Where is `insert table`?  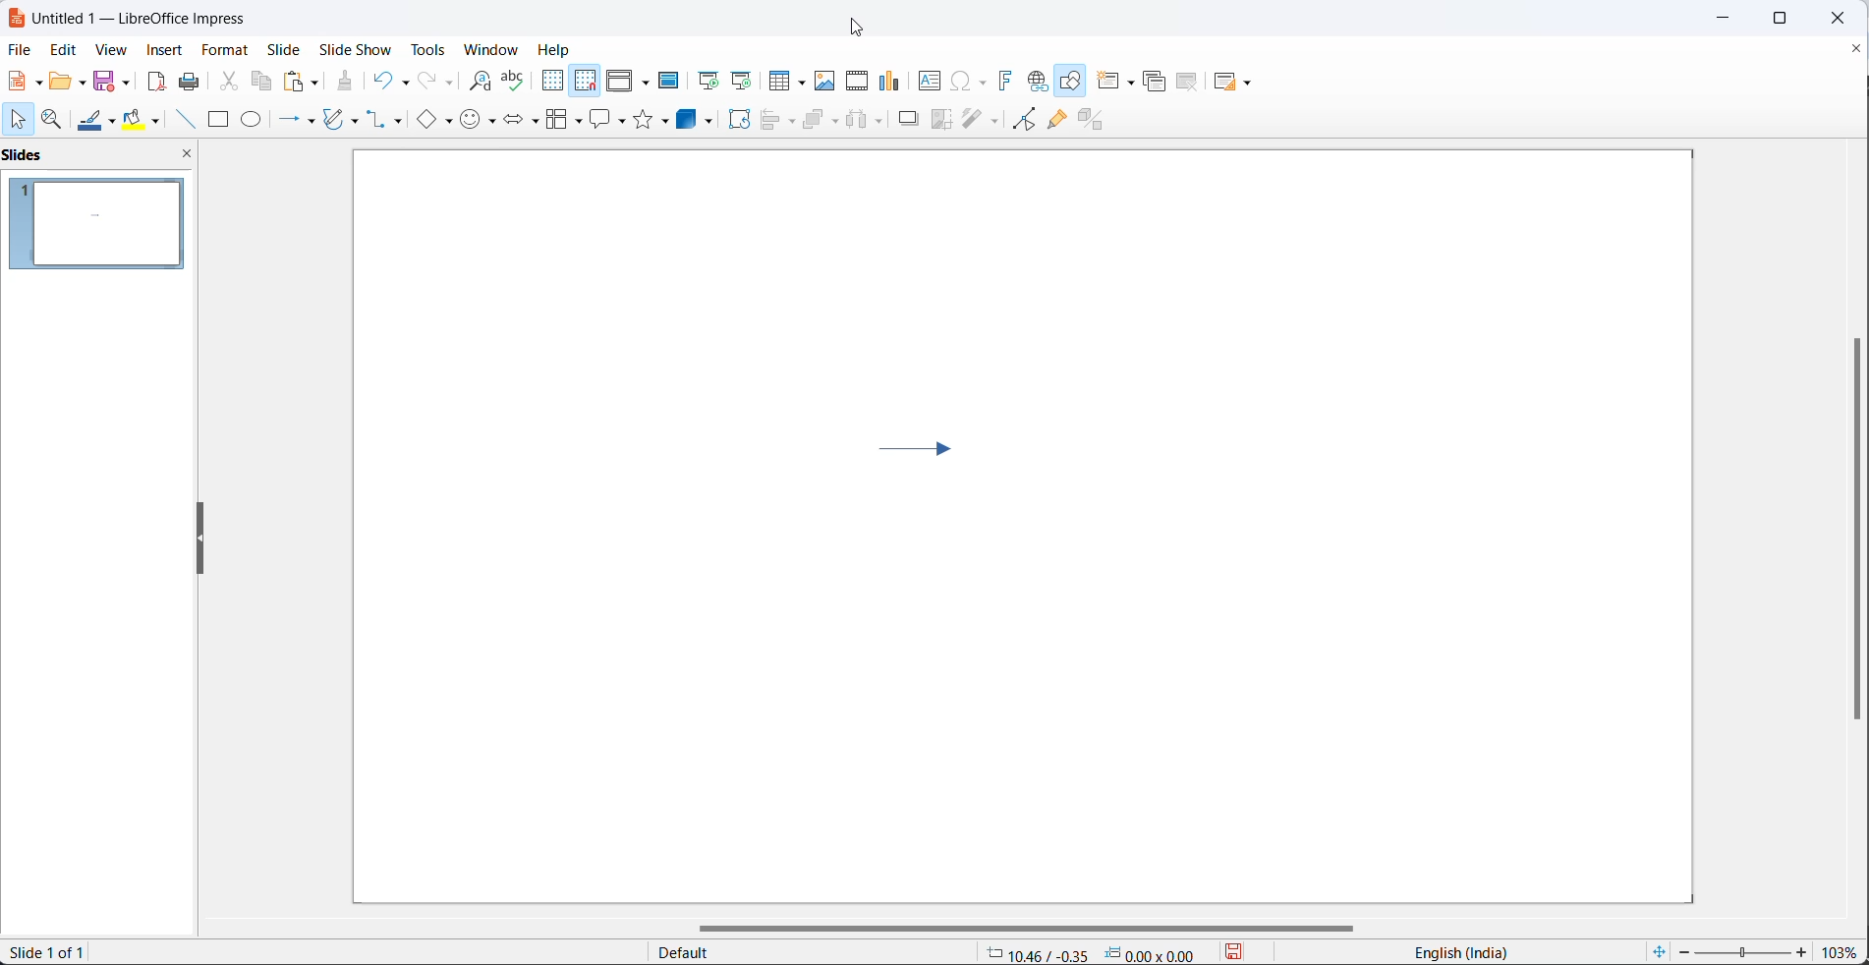 insert table is located at coordinates (784, 80).